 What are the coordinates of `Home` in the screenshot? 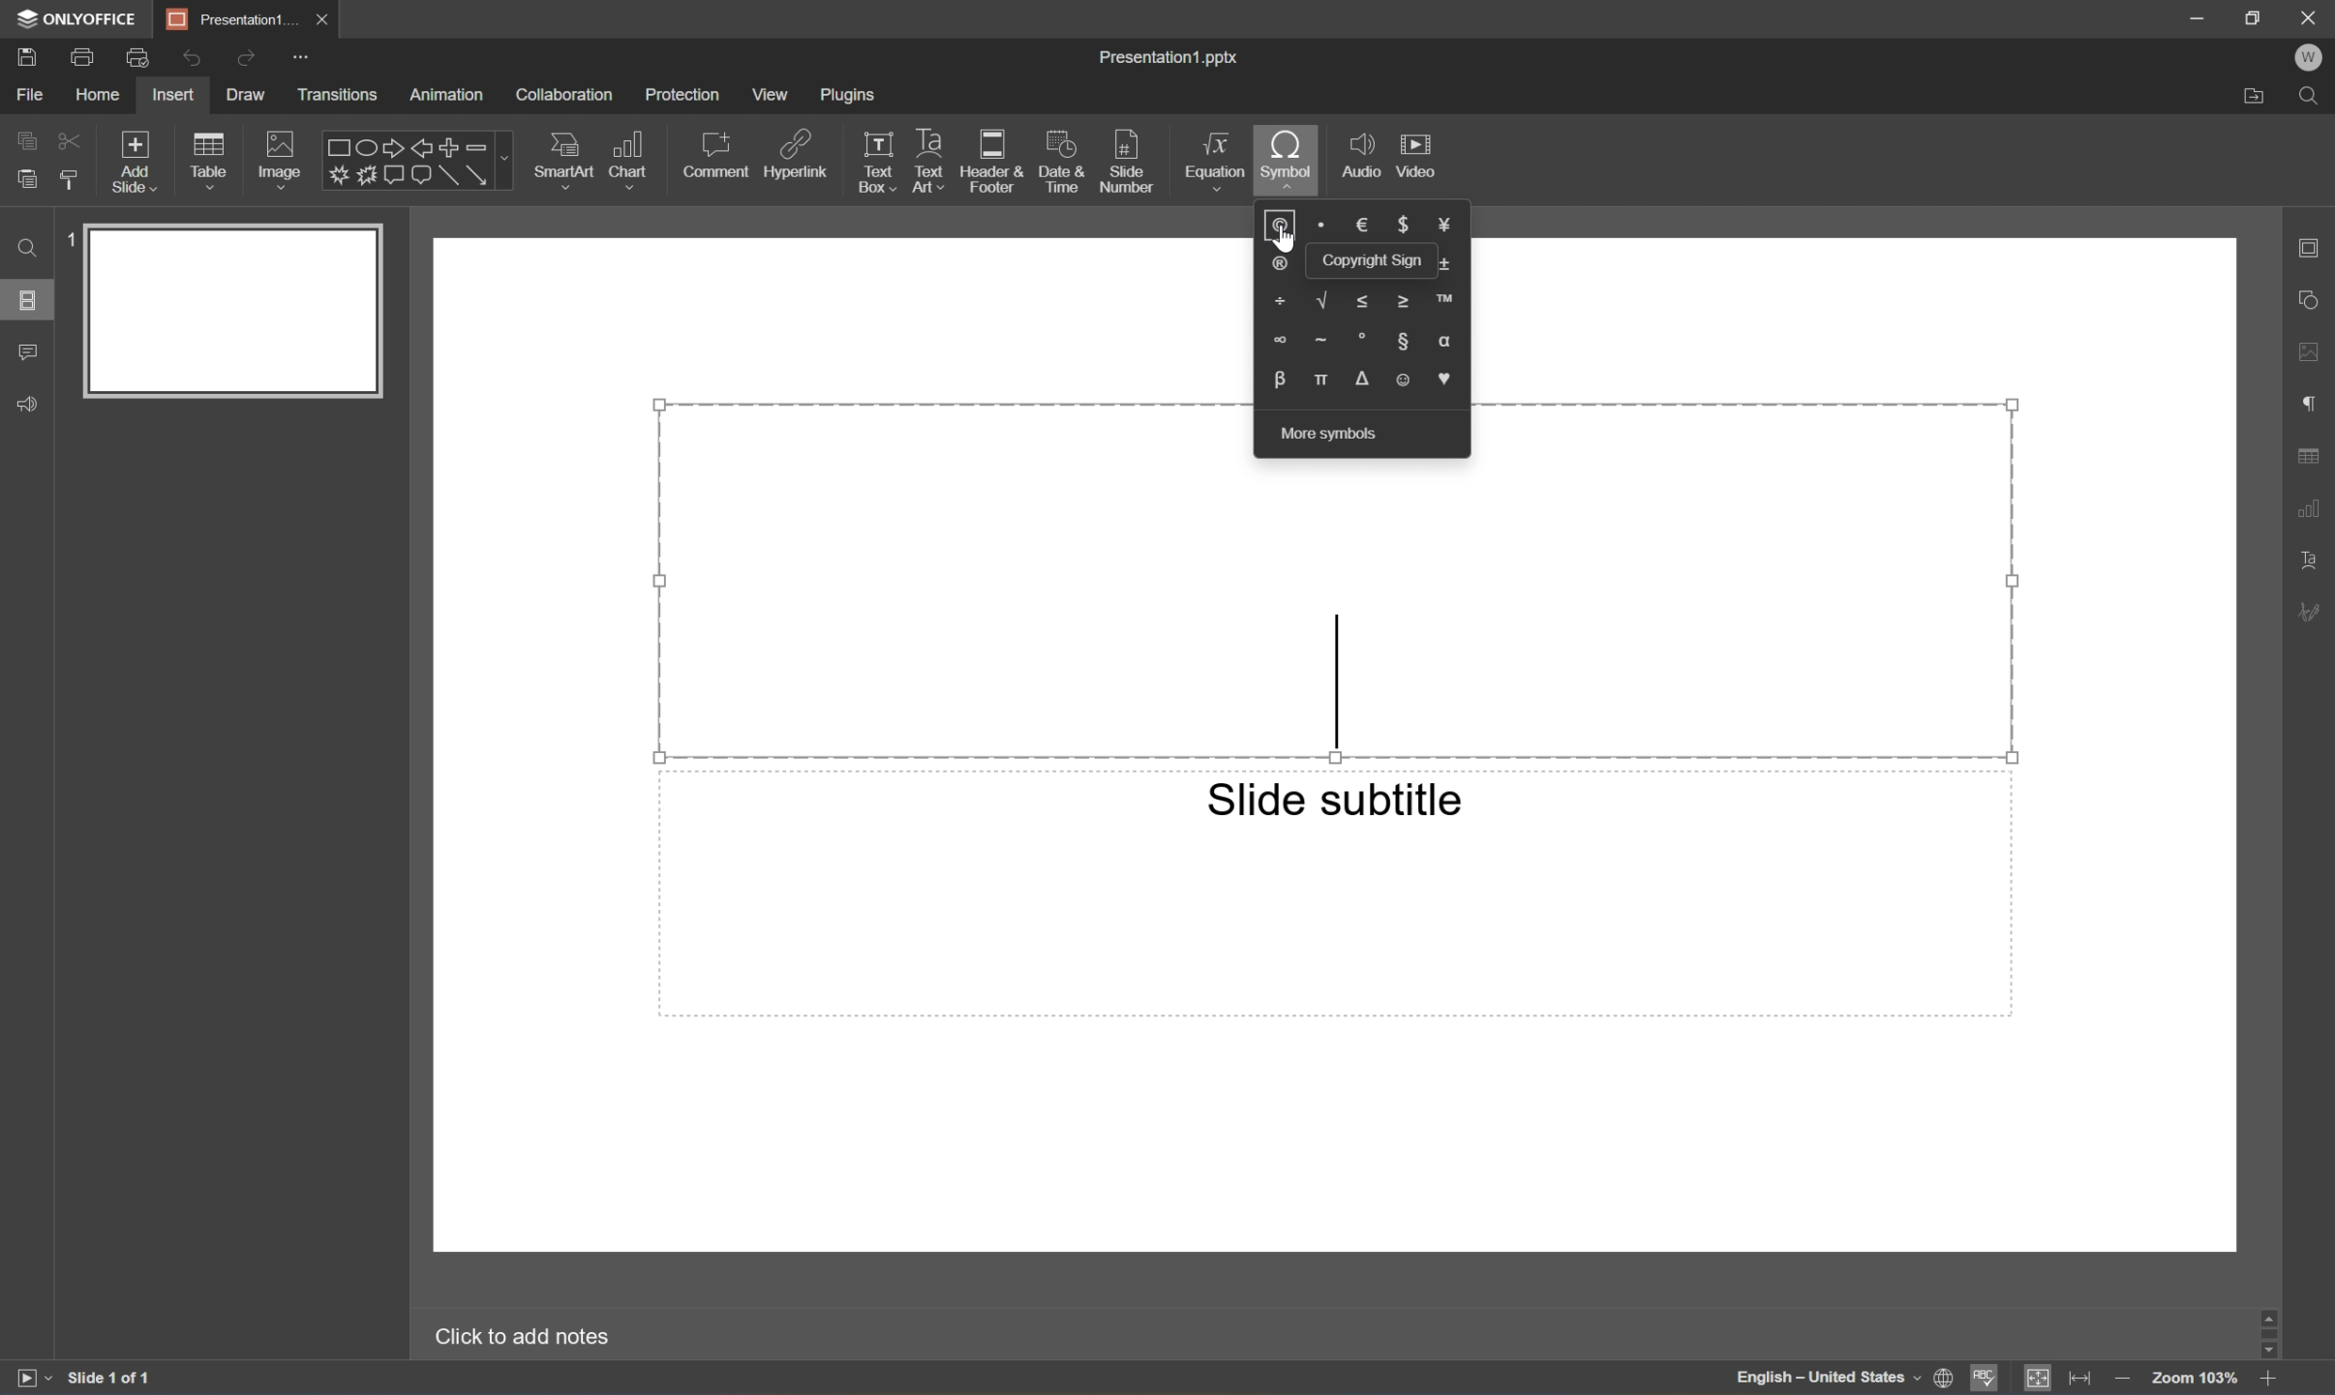 It's located at (98, 93).